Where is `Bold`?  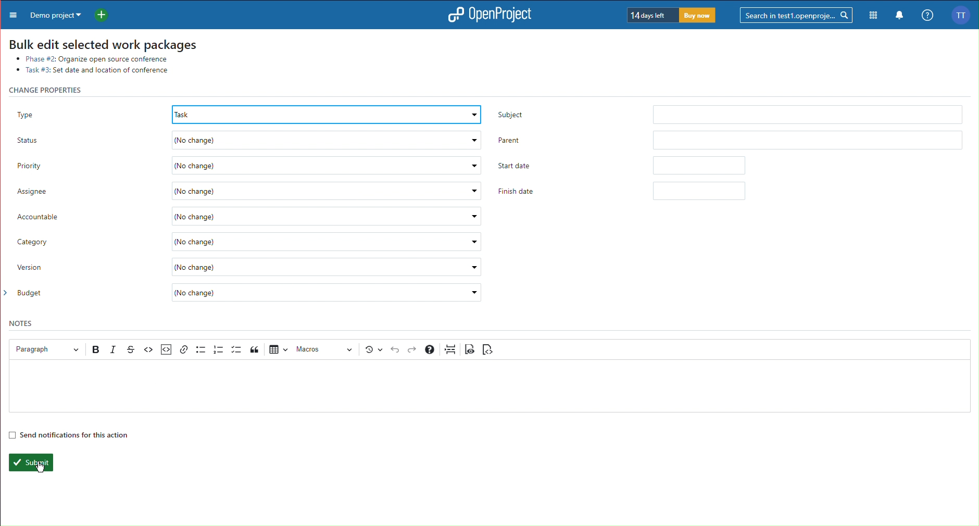 Bold is located at coordinates (97, 349).